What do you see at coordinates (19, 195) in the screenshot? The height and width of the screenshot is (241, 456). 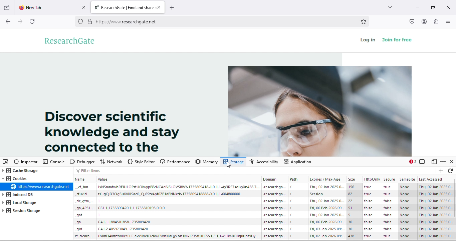 I see `indexed dB` at bounding box center [19, 195].